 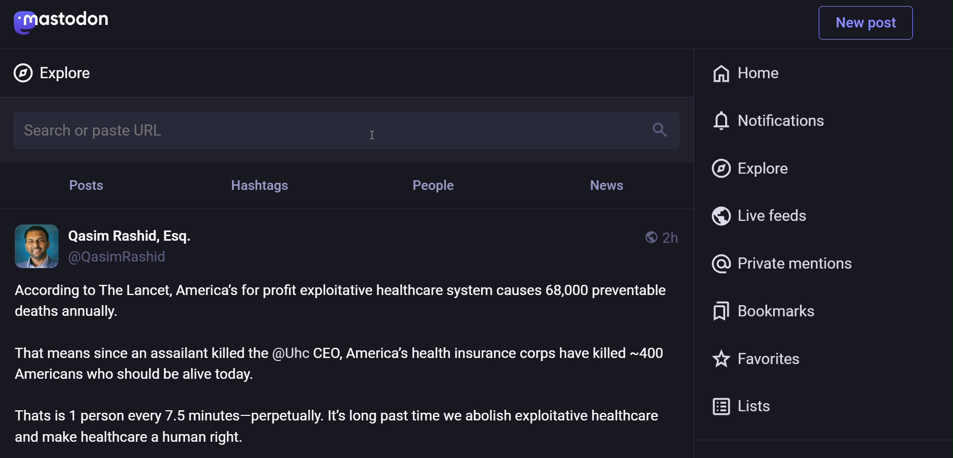 I want to click on new post, so click(x=867, y=23).